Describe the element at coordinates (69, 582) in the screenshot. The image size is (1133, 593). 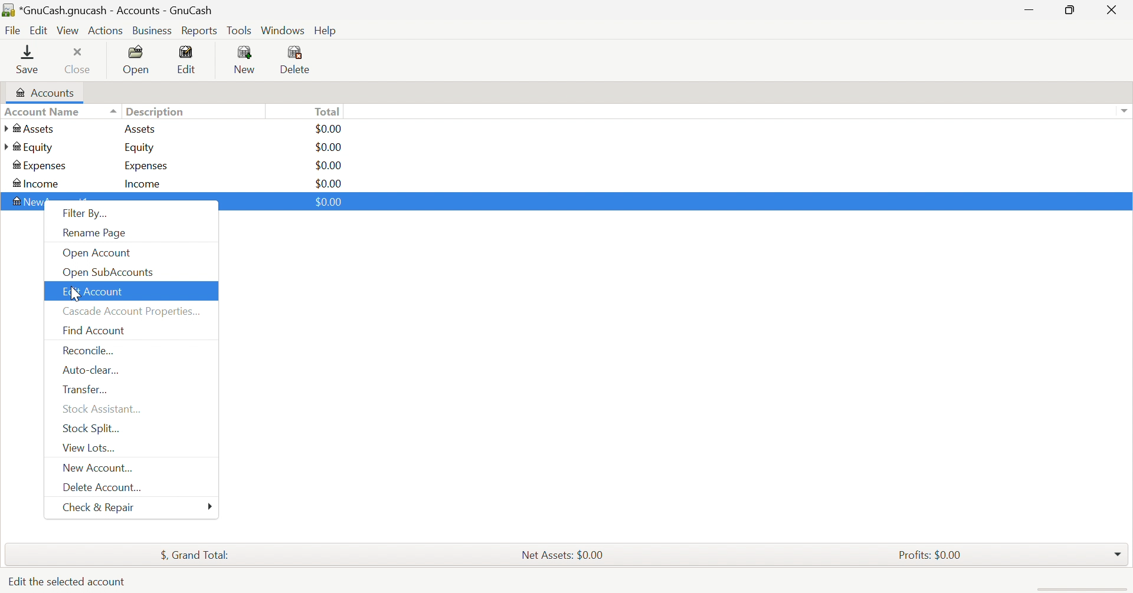
I see `Edit the selected account` at that location.